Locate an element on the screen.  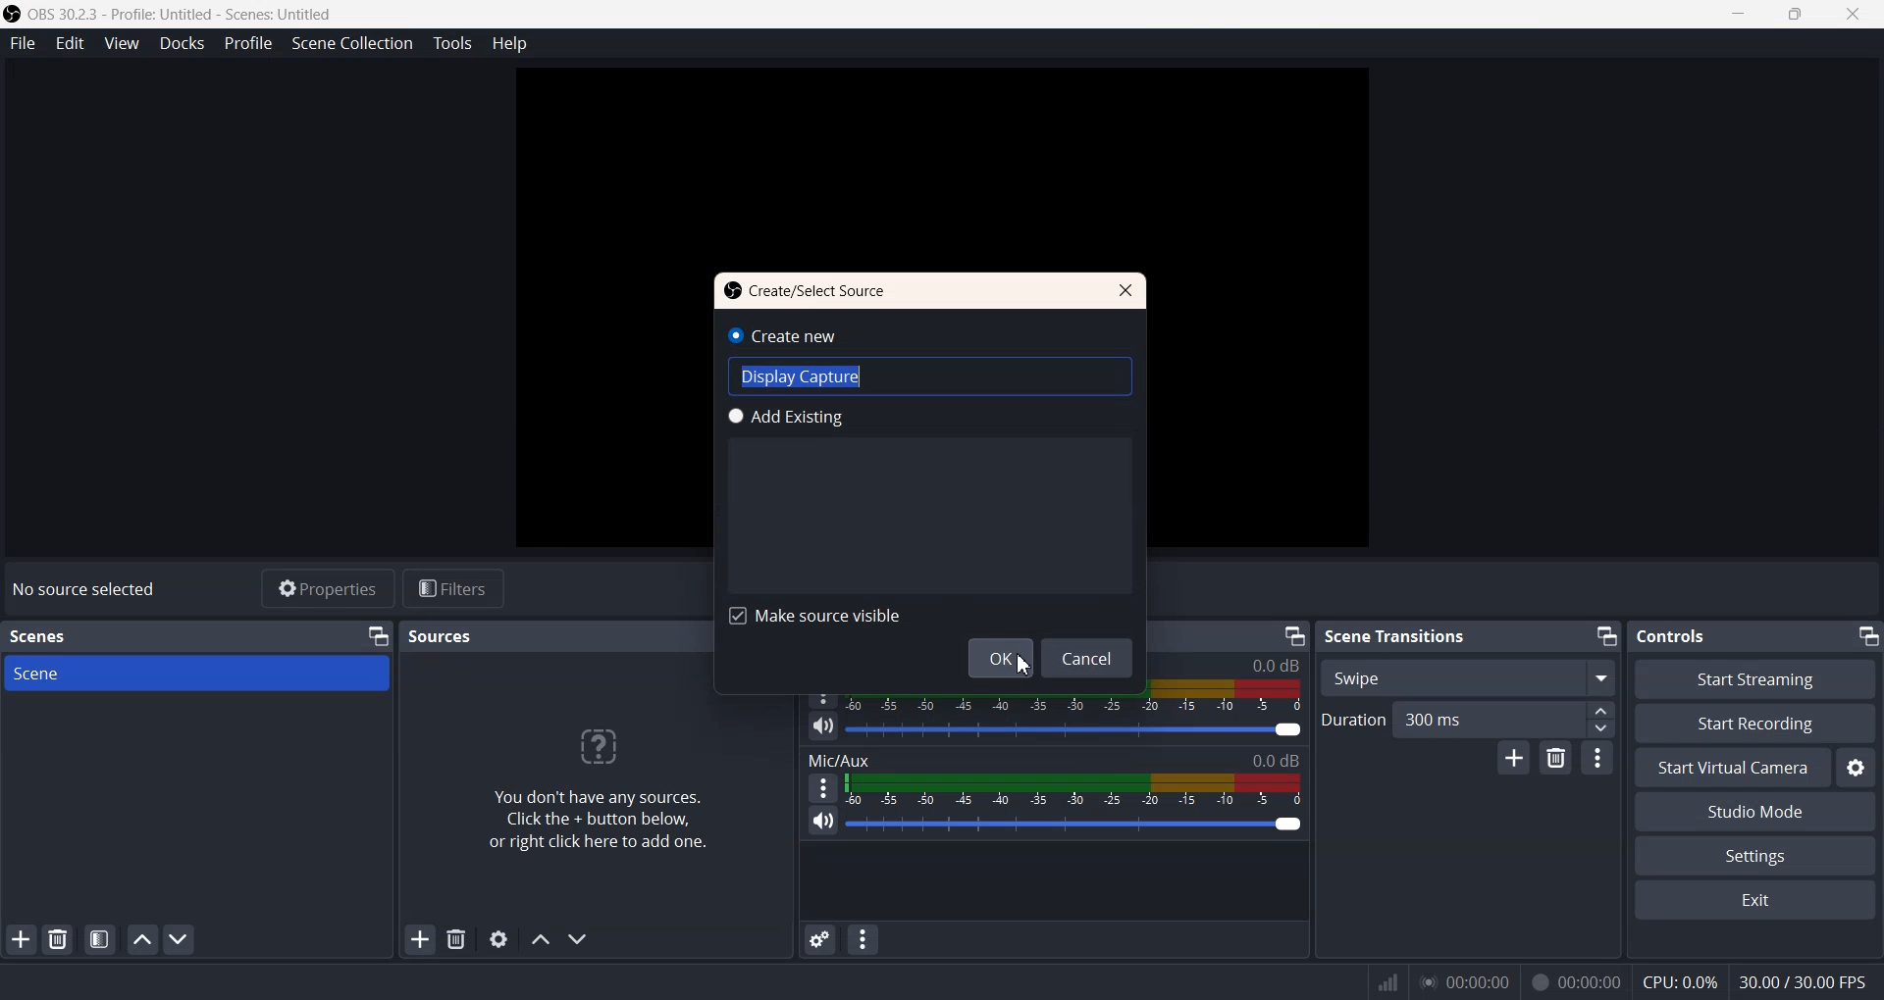
Audio Mixer menu is located at coordinates (863, 939).